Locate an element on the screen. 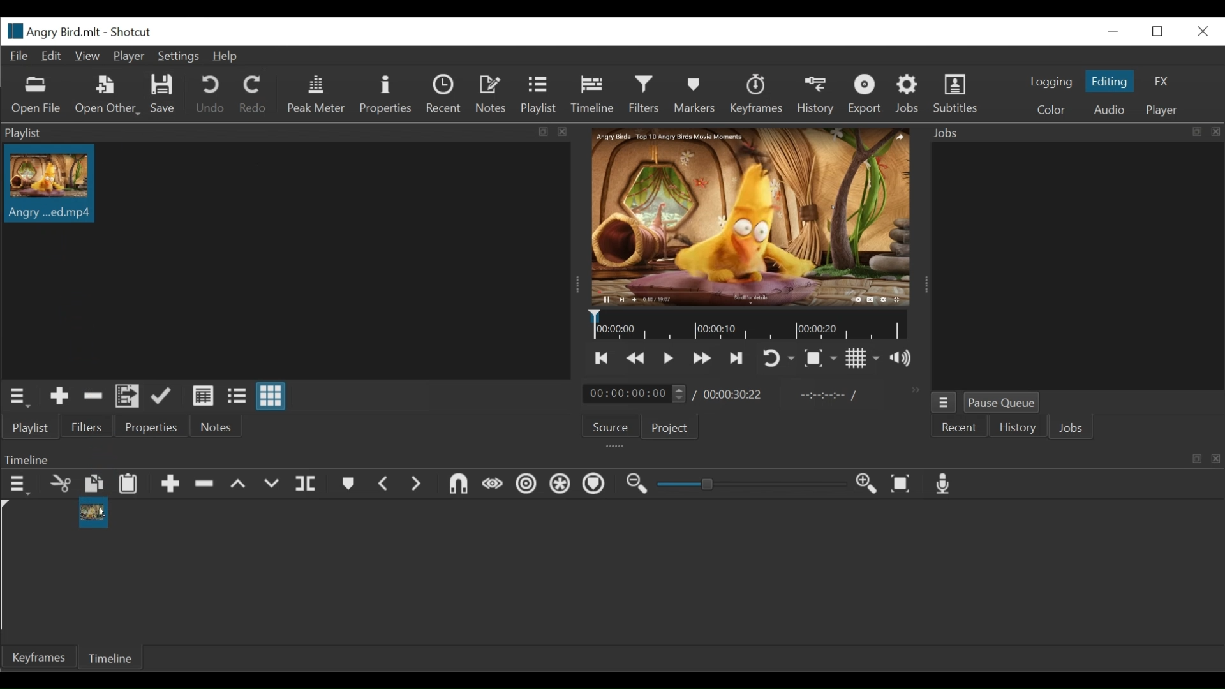  Paste is located at coordinates (128, 484).